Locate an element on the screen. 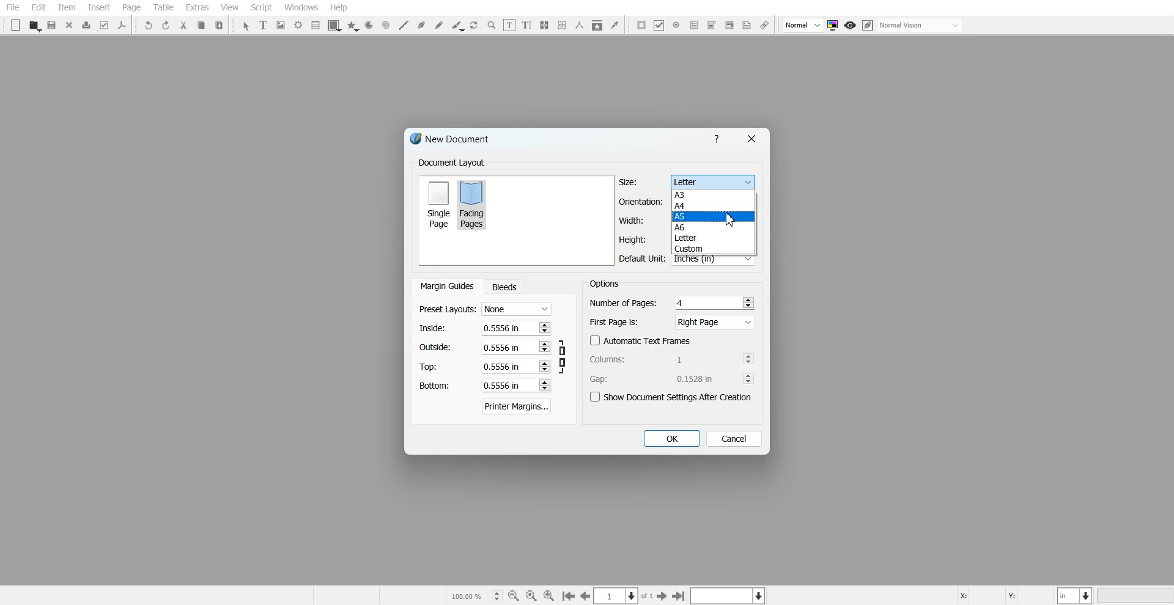 This screenshot has height=605, width=1174. Edit is located at coordinates (38, 8).